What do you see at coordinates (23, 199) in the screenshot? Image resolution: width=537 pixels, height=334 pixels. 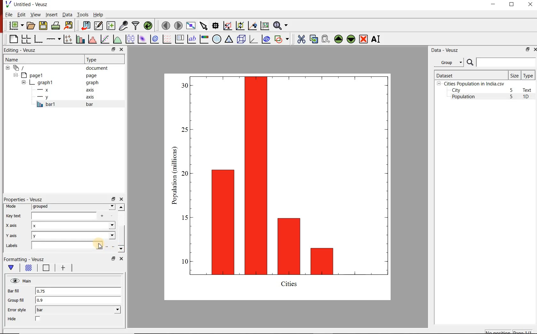 I see `Properties - Veusz` at bounding box center [23, 199].